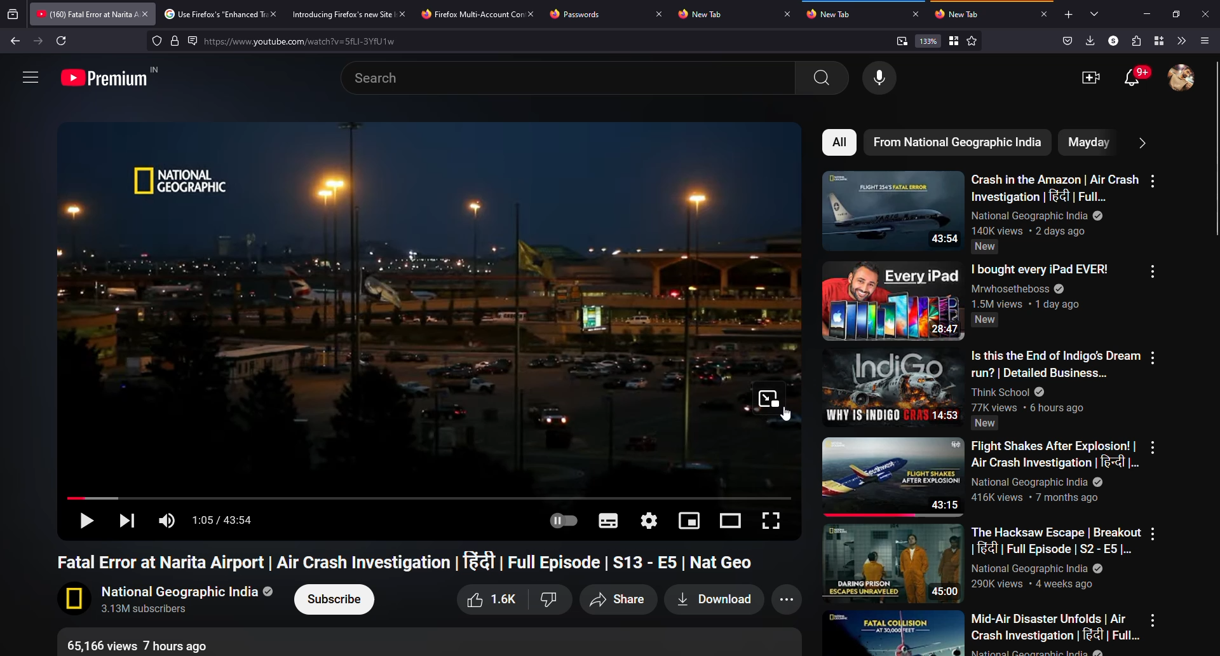  What do you see at coordinates (984, 423) in the screenshot?
I see `Indicates video is new` at bounding box center [984, 423].